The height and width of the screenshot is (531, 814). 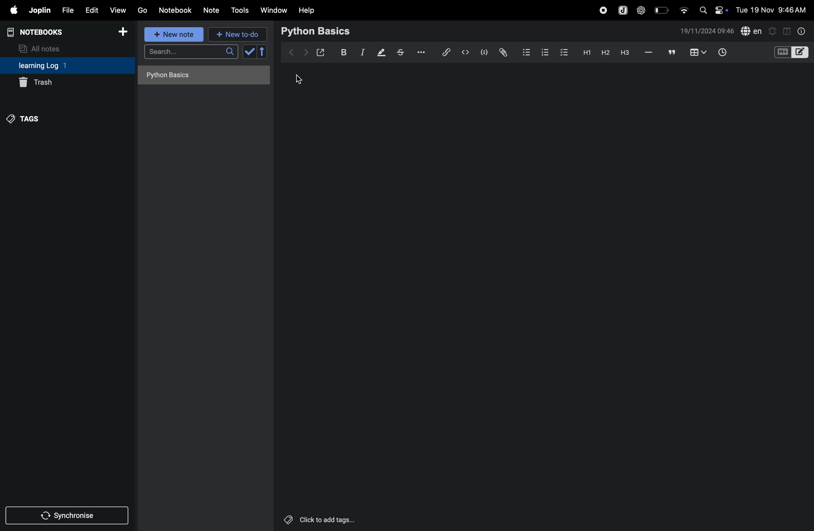 I want to click on battery, so click(x=662, y=10).